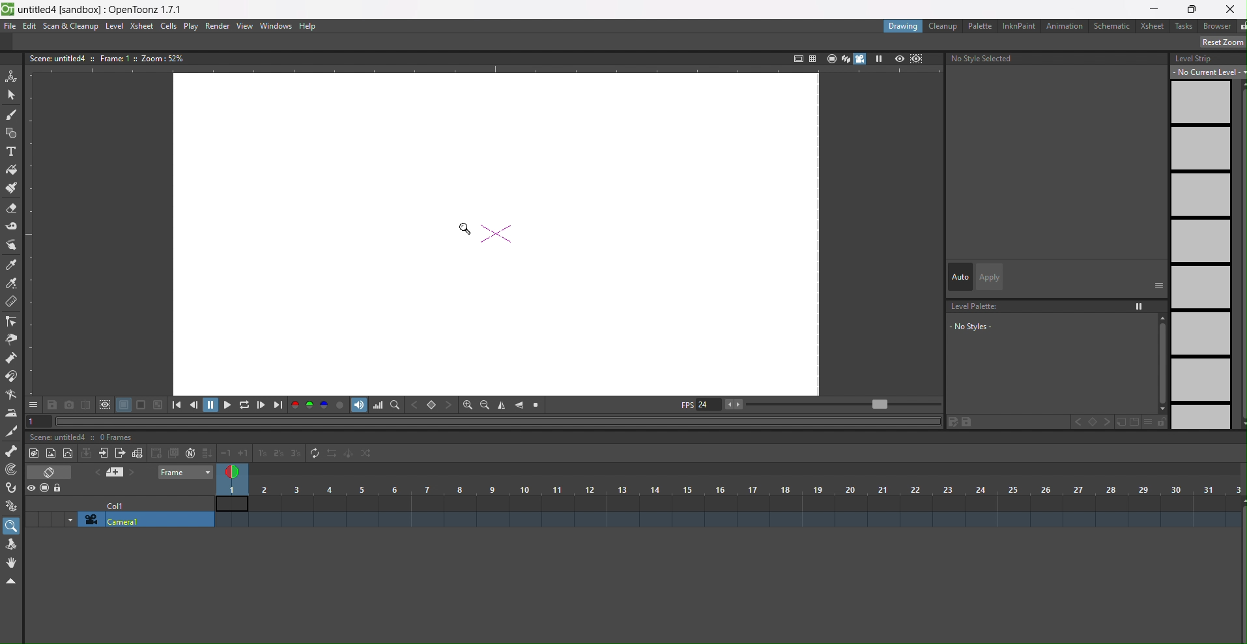 The width and height of the screenshot is (1247, 644). Describe the element at coordinates (341, 404) in the screenshot. I see `` at that location.